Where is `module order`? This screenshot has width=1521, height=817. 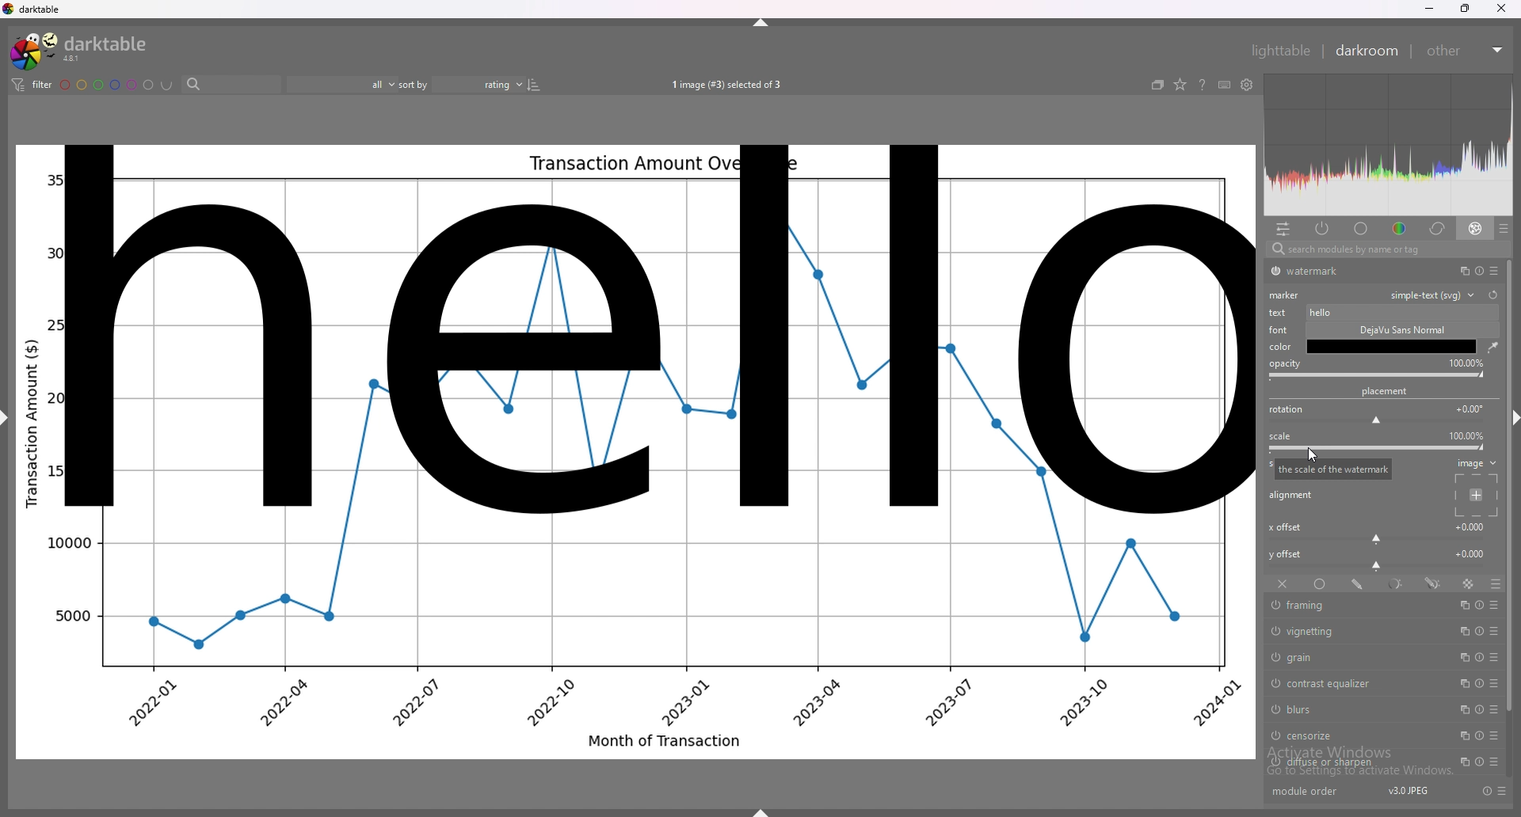
module order is located at coordinates (1313, 792).